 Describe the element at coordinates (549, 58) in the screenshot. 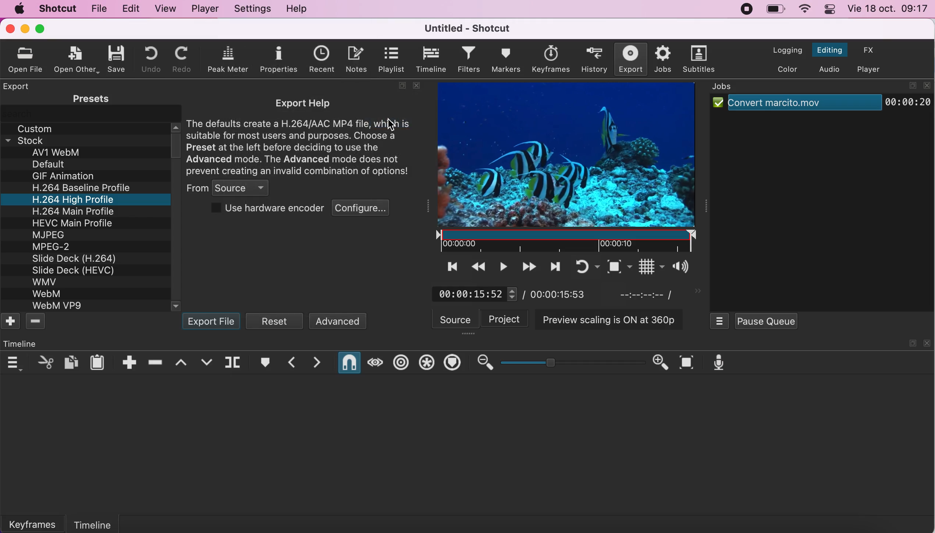

I see `keyframes` at that location.